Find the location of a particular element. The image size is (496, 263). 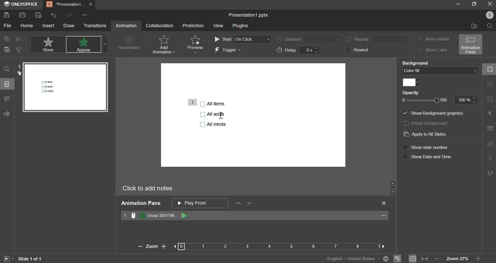

add animation is located at coordinates (163, 44).